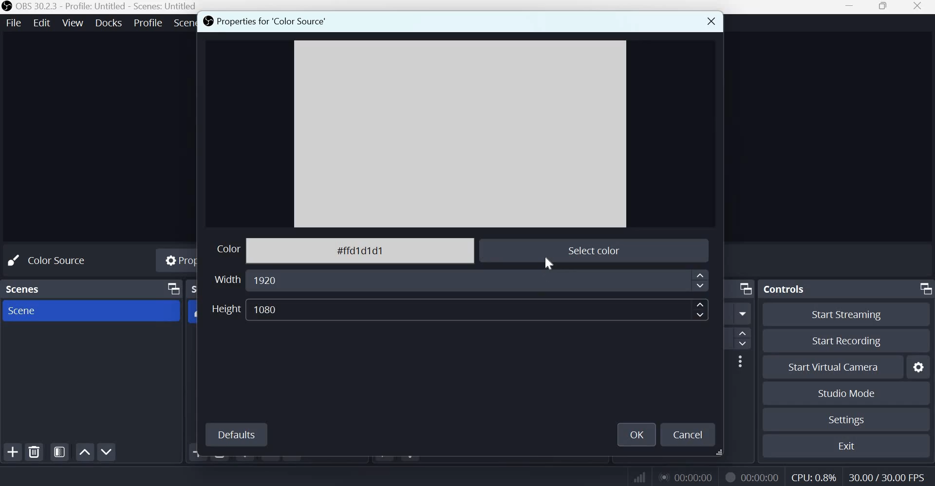 This screenshot has width=935, height=486. Describe the element at coordinates (740, 361) in the screenshot. I see `More options` at that location.